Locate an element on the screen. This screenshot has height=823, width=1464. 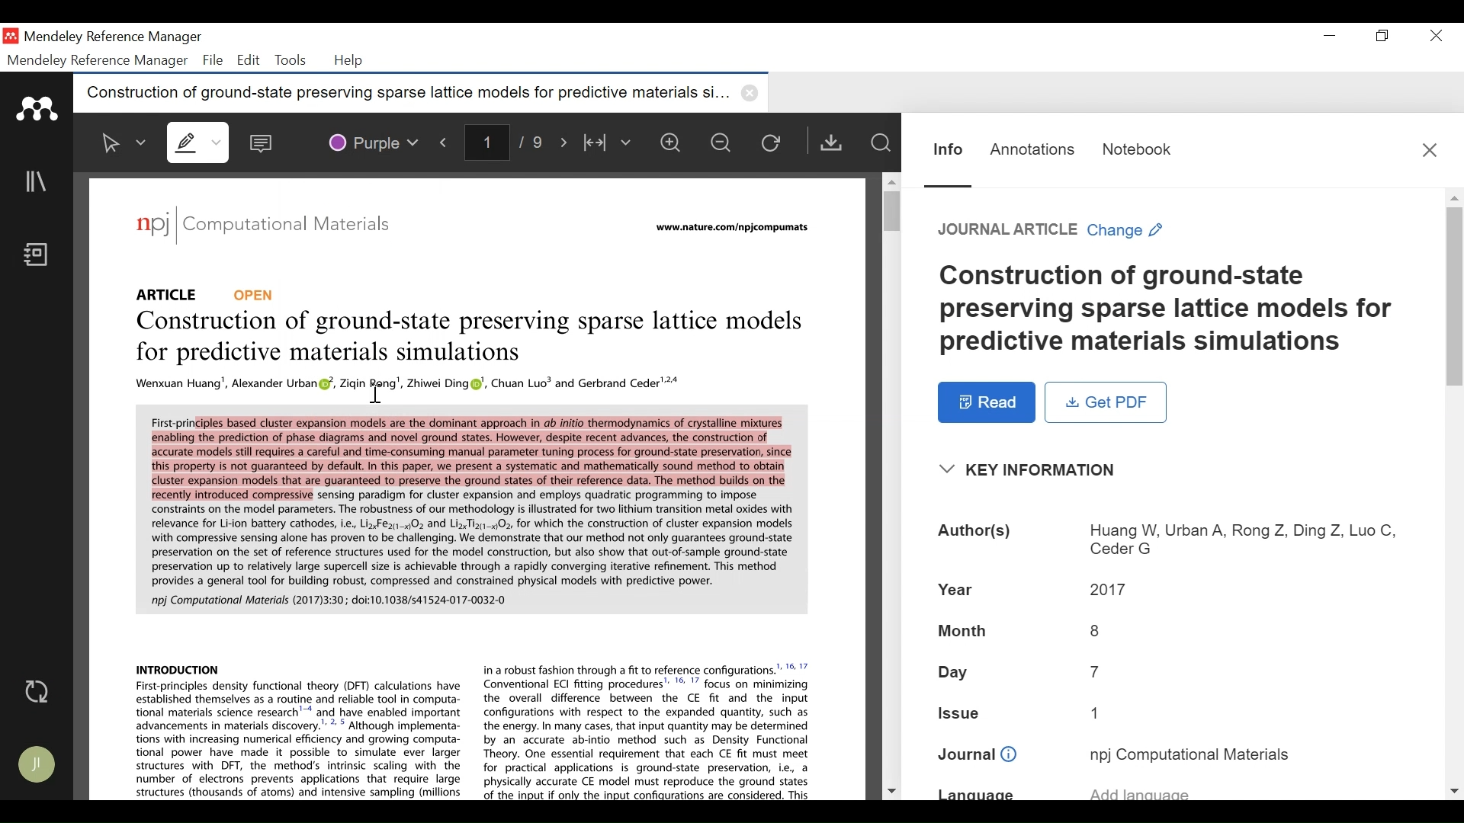
1/9 is located at coordinates (506, 143).